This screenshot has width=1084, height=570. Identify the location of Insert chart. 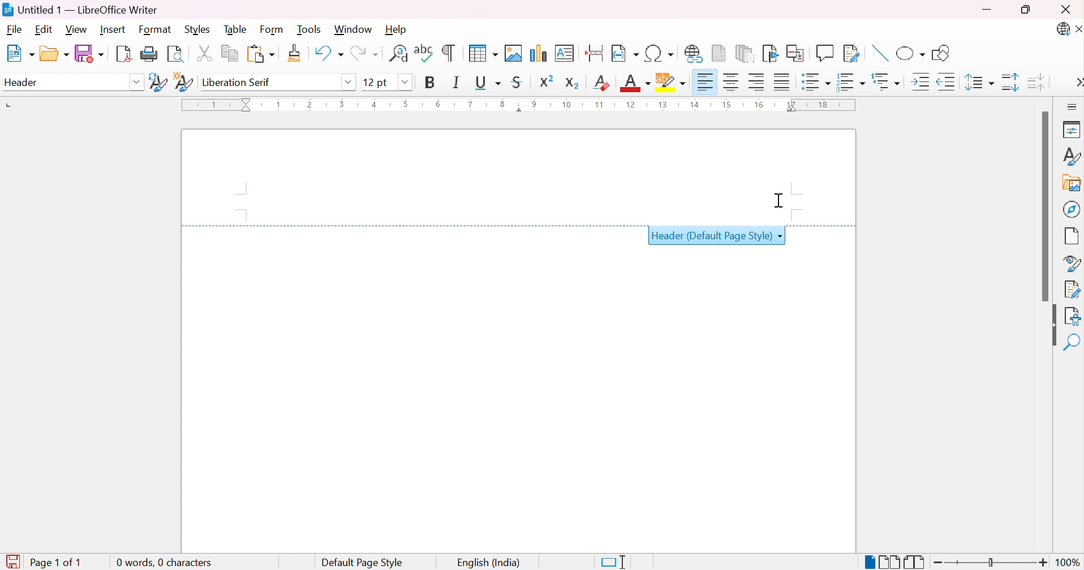
(537, 53).